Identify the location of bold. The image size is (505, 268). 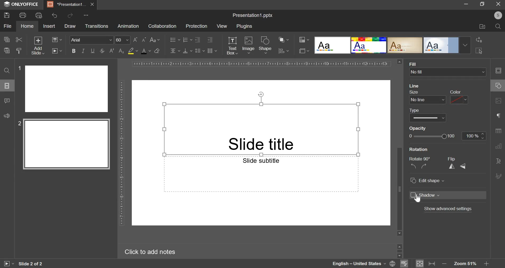
(74, 50).